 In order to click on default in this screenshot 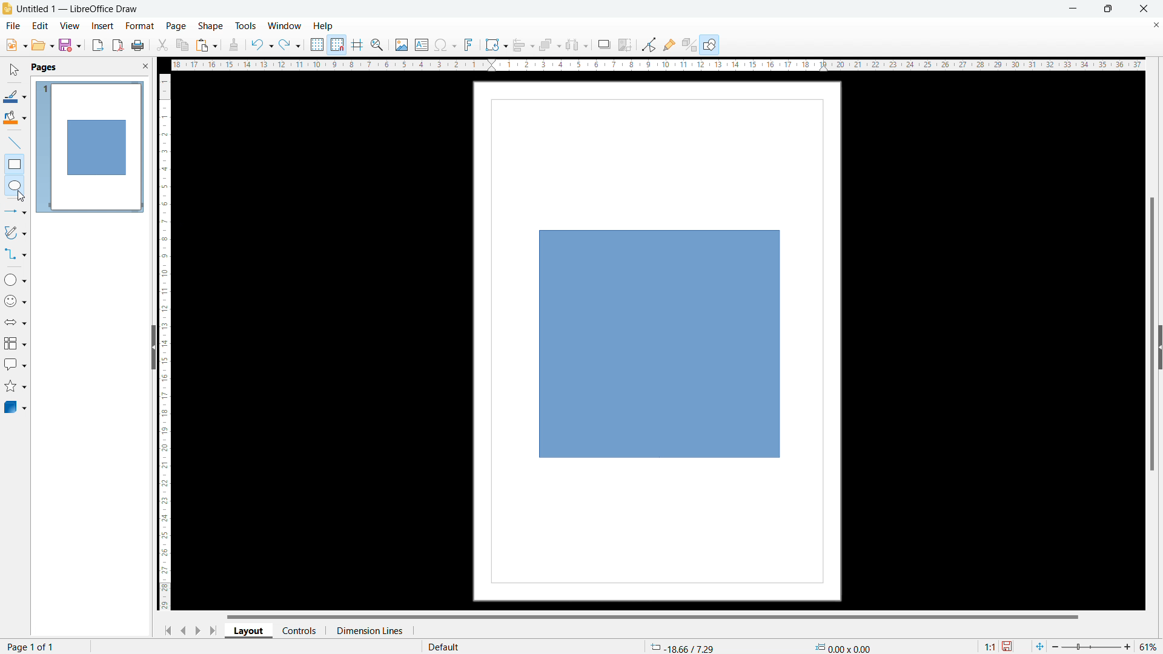, I will do `click(443, 646)`.